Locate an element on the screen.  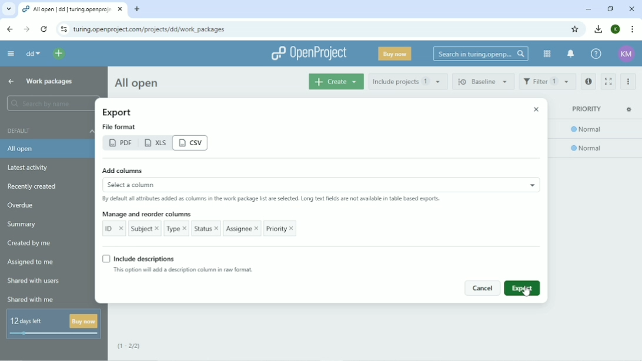
Latest activity is located at coordinates (31, 168).